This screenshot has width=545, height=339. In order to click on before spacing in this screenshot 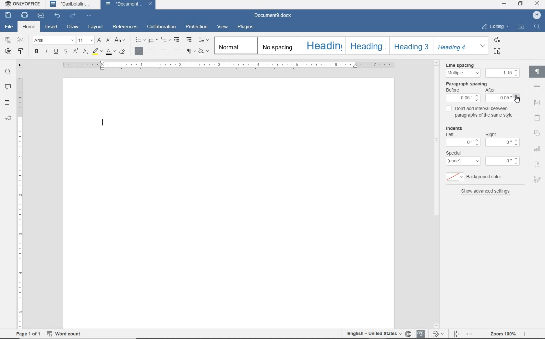, I will do `click(464, 98)`.